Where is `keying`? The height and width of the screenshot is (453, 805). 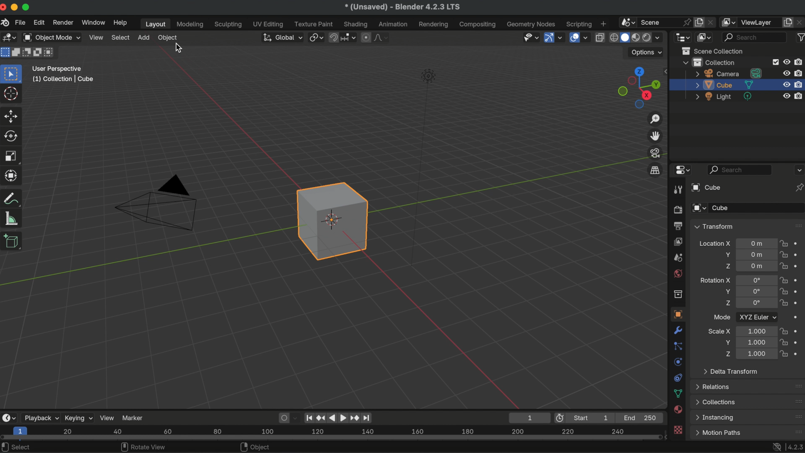
keying is located at coordinates (78, 417).